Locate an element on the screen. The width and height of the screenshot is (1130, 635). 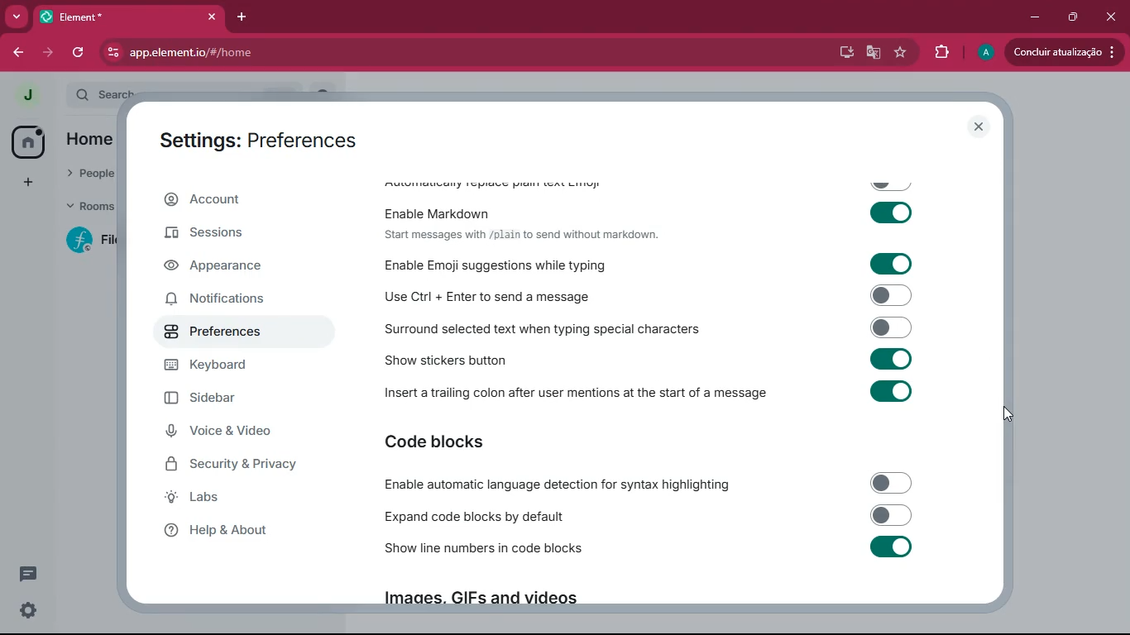
Enable automatic language detection for syntax highlighting is located at coordinates (649, 485).